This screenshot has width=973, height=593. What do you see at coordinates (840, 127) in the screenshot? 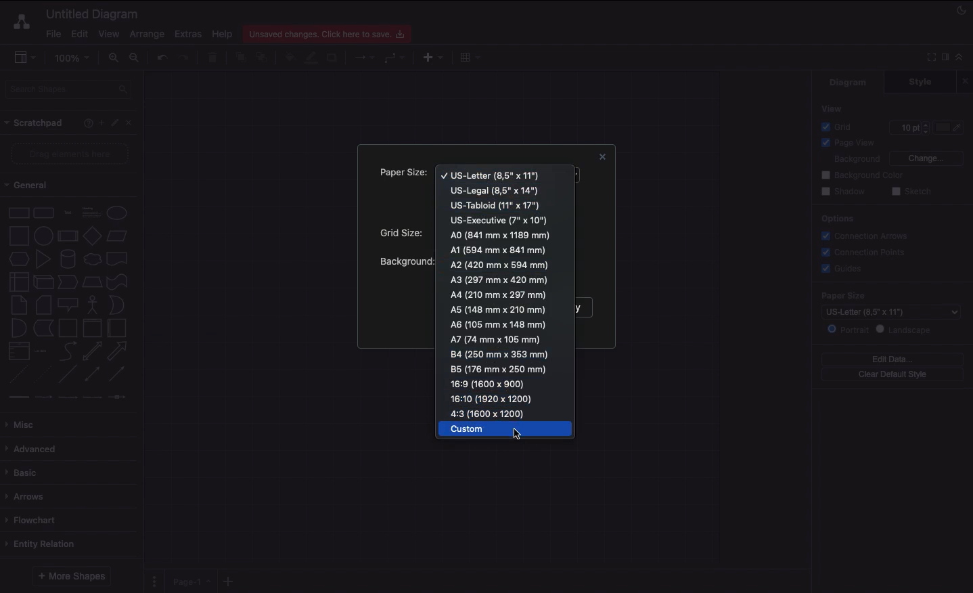
I see `Grid` at bounding box center [840, 127].